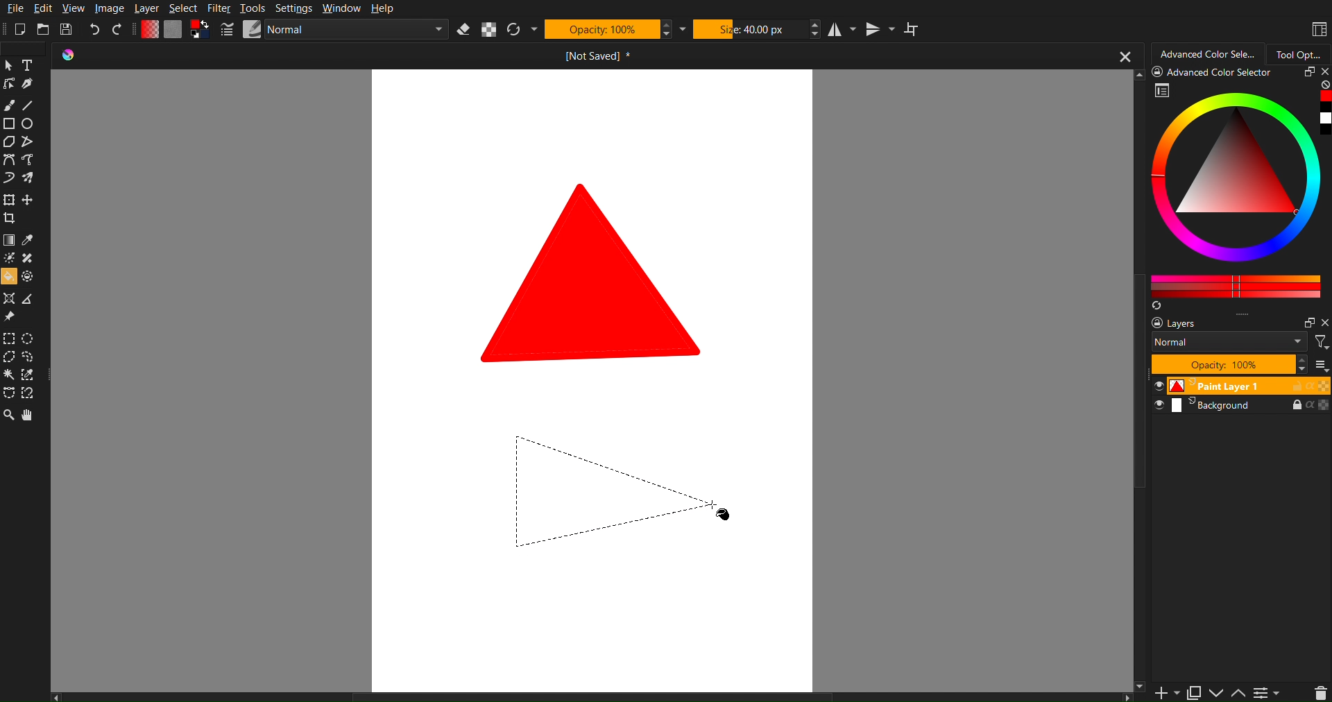  What do you see at coordinates (77, 8) in the screenshot?
I see `View` at bounding box center [77, 8].